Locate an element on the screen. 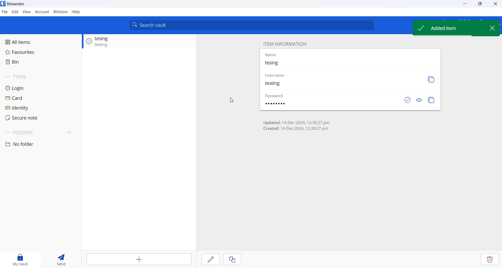 The image size is (502, 268). copy is located at coordinates (428, 79).